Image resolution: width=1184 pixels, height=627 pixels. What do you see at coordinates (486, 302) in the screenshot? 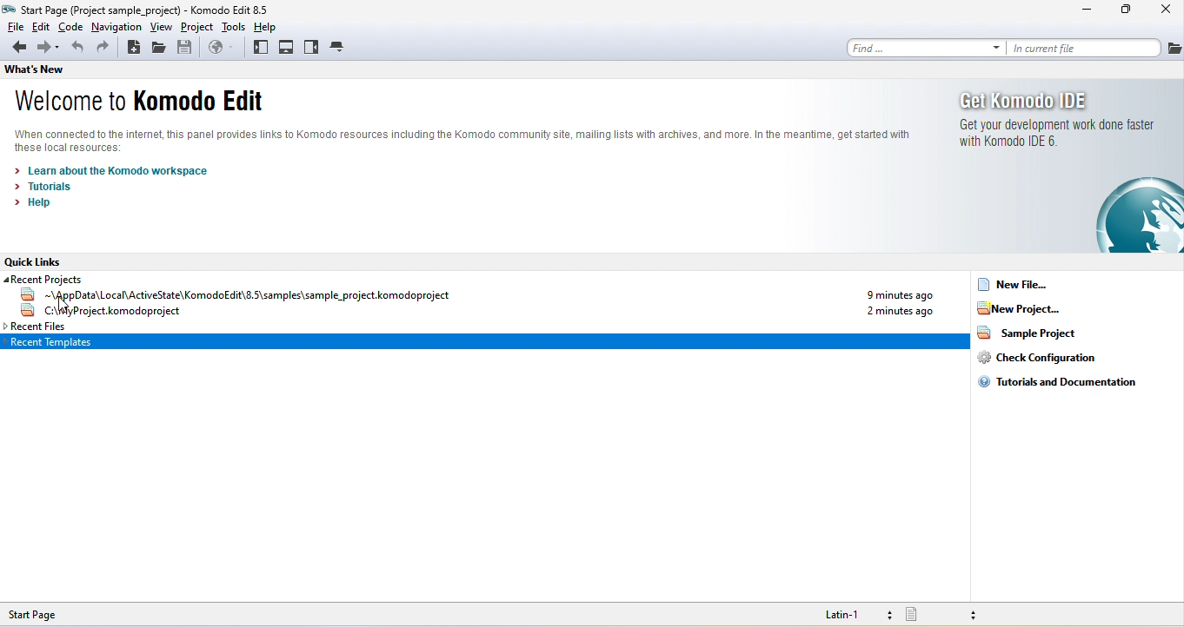
I see `recent project name` at bounding box center [486, 302].